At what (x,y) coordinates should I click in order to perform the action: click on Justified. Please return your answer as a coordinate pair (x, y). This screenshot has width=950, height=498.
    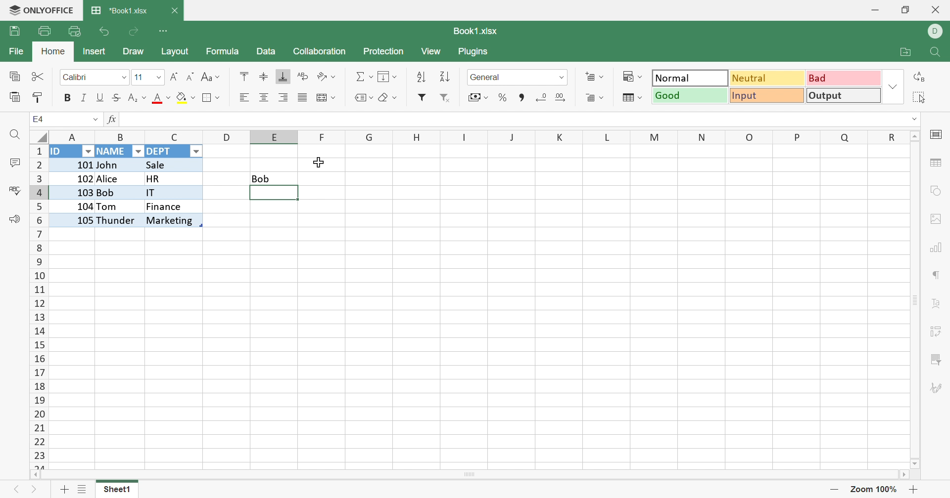
    Looking at the image, I should click on (303, 97).